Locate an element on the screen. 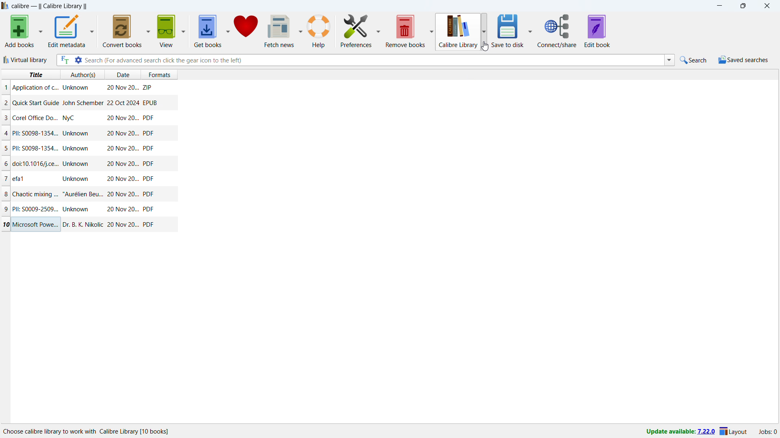 The height and width of the screenshot is (438, 780). saved searches menu is located at coordinates (743, 60).